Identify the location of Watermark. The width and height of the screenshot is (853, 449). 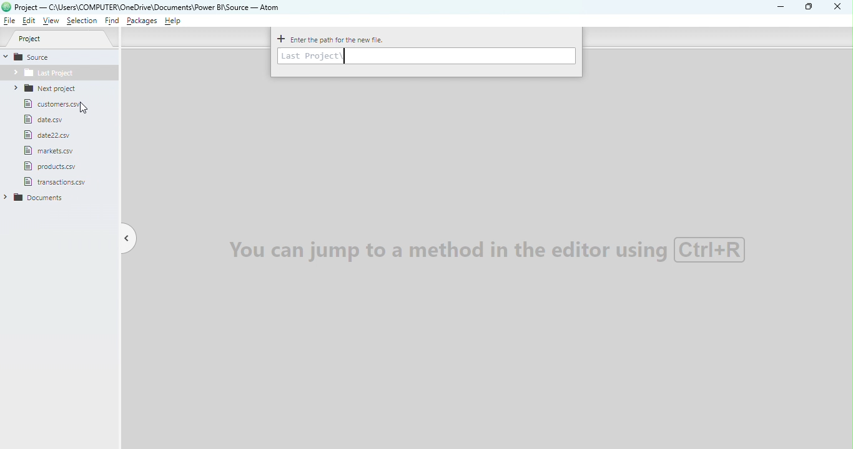
(483, 249).